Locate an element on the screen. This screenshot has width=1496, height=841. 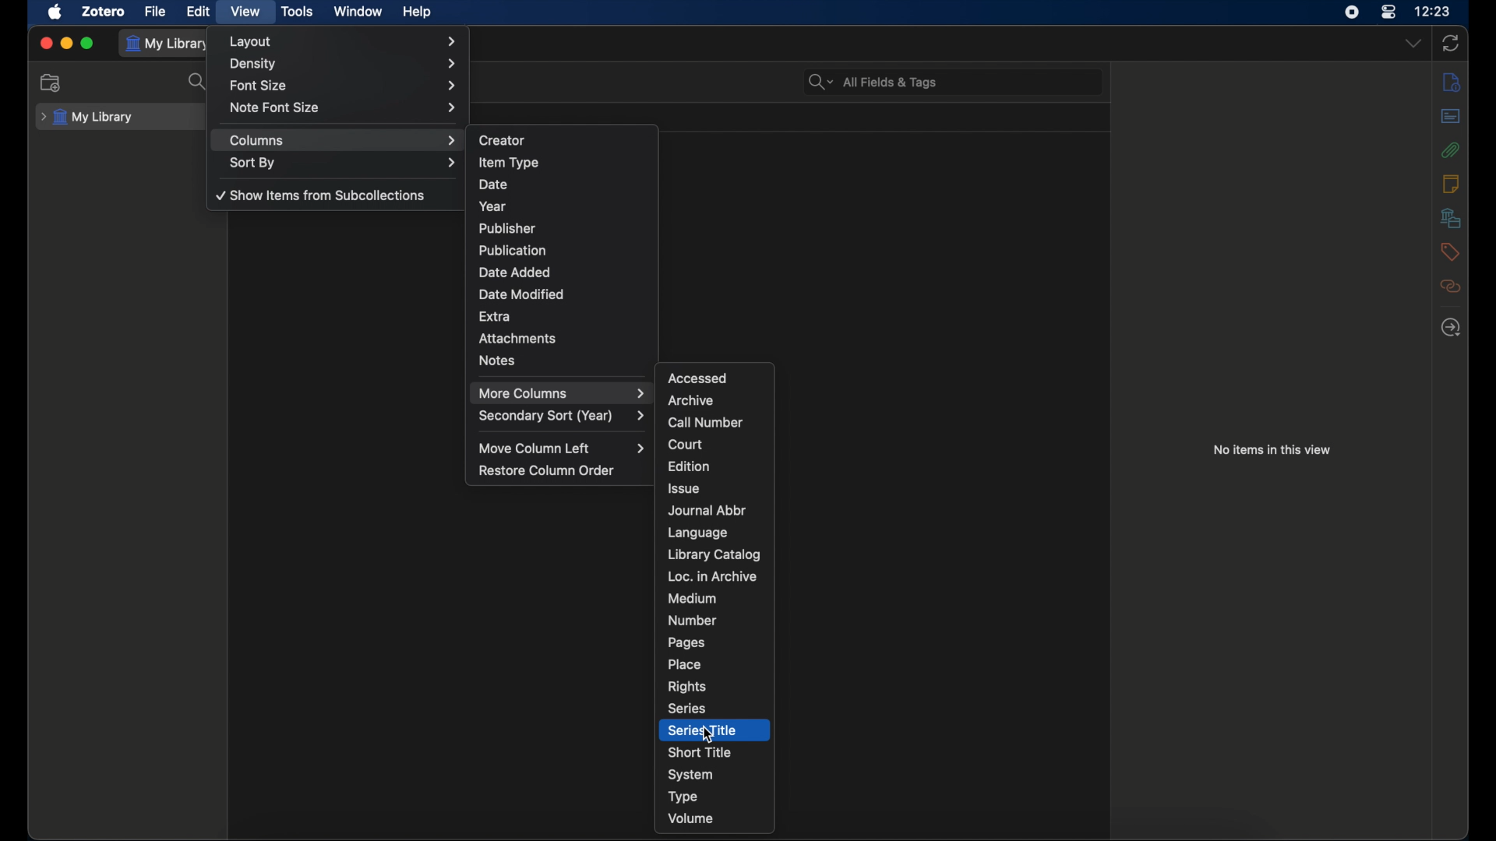
zotero is located at coordinates (104, 12).